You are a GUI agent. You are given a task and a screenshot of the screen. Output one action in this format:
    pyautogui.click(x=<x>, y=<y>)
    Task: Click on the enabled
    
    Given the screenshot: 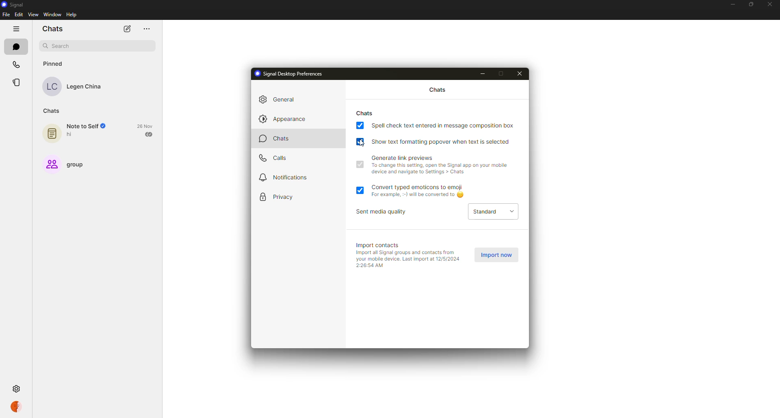 What is the action you would take?
    pyautogui.click(x=360, y=164)
    